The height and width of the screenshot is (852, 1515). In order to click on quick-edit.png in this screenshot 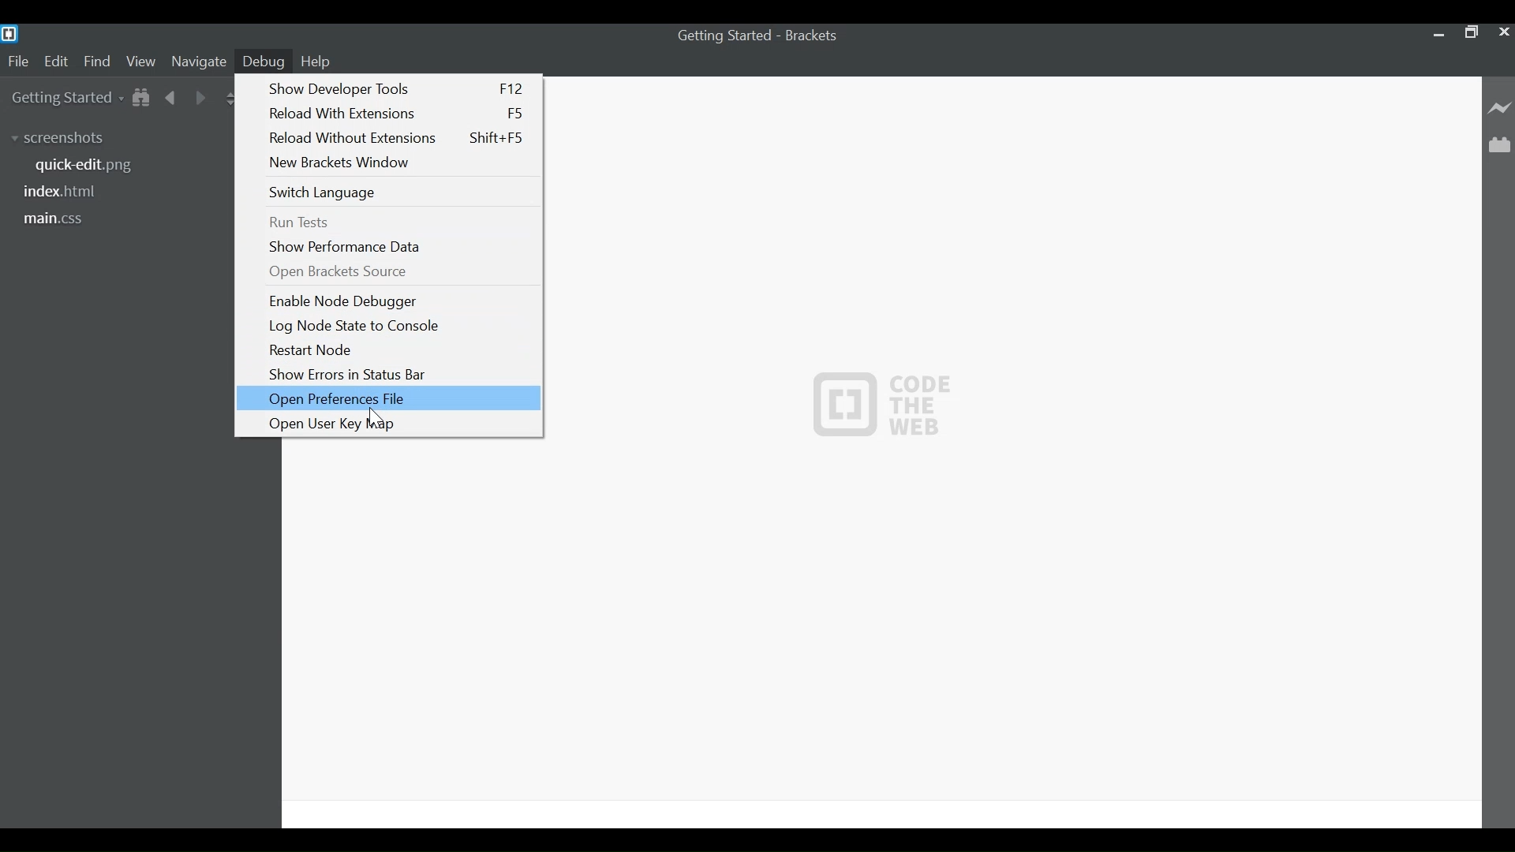, I will do `click(89, 166)`.